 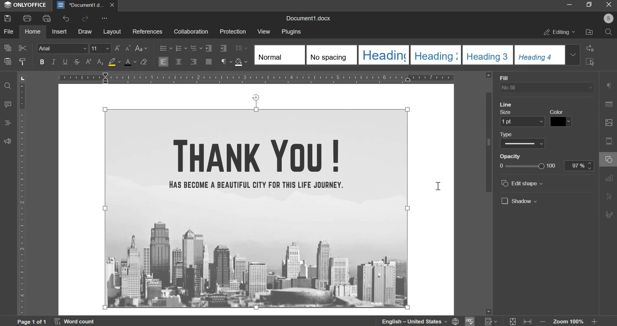 What do you see at coordinates (101, 48) in the screenshot?
I see `font size` at bounding box center [101, 48].